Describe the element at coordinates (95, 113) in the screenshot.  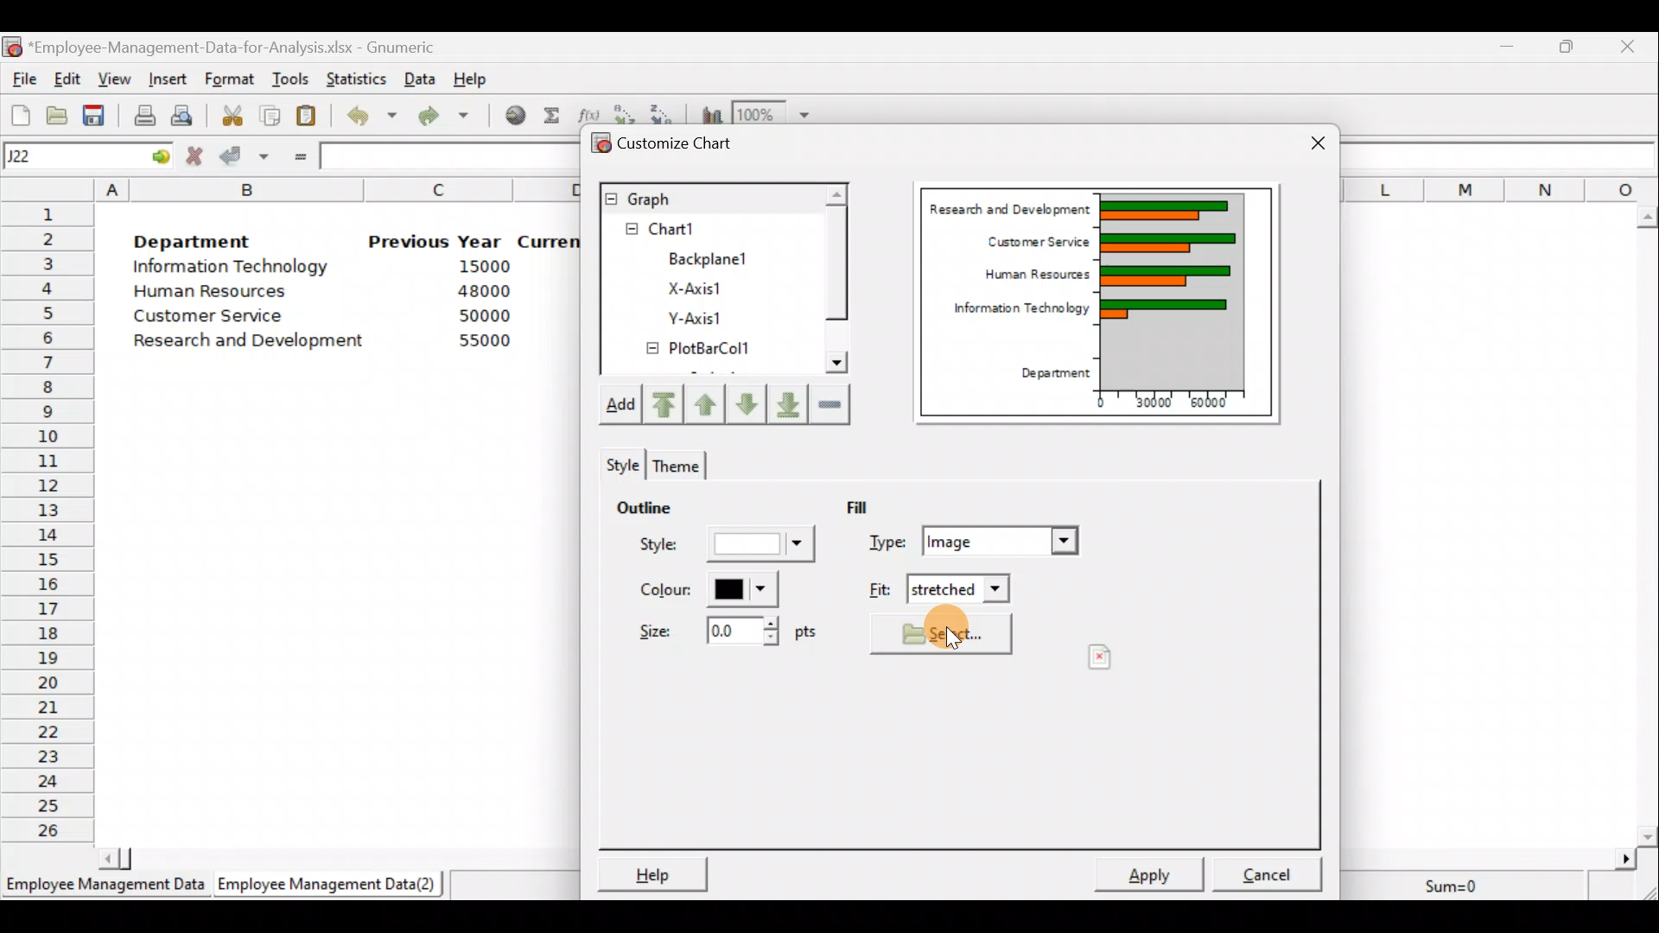
I see `Save the current workbook` at that location.